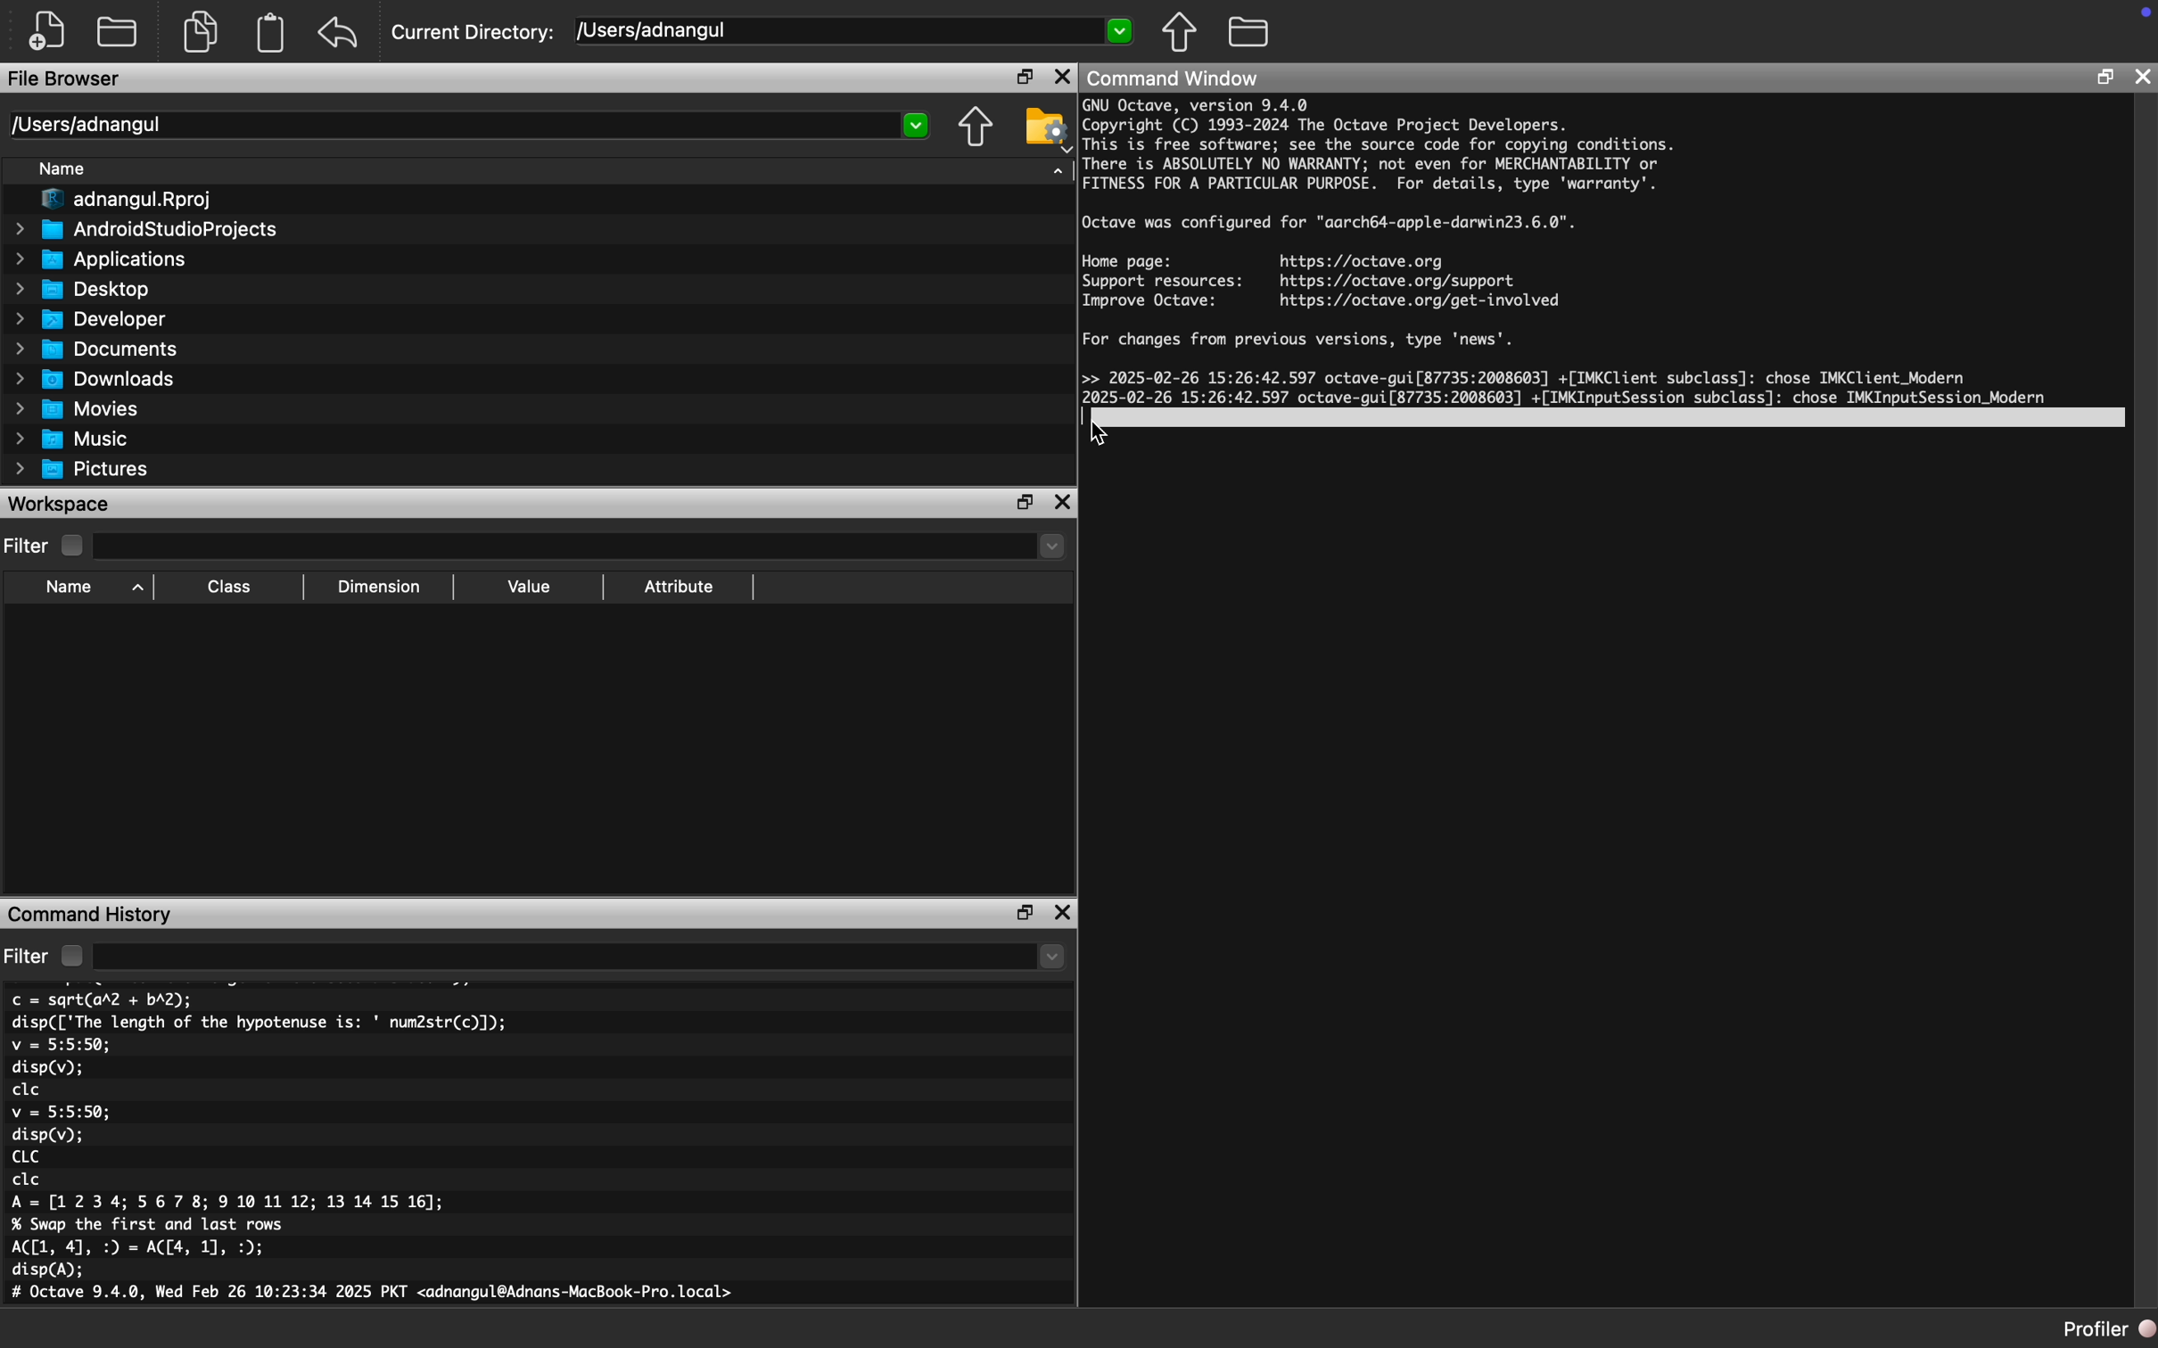  Describe the element at coordinates (72, 546) in the screenshot. I see `Checkbox` at that location.